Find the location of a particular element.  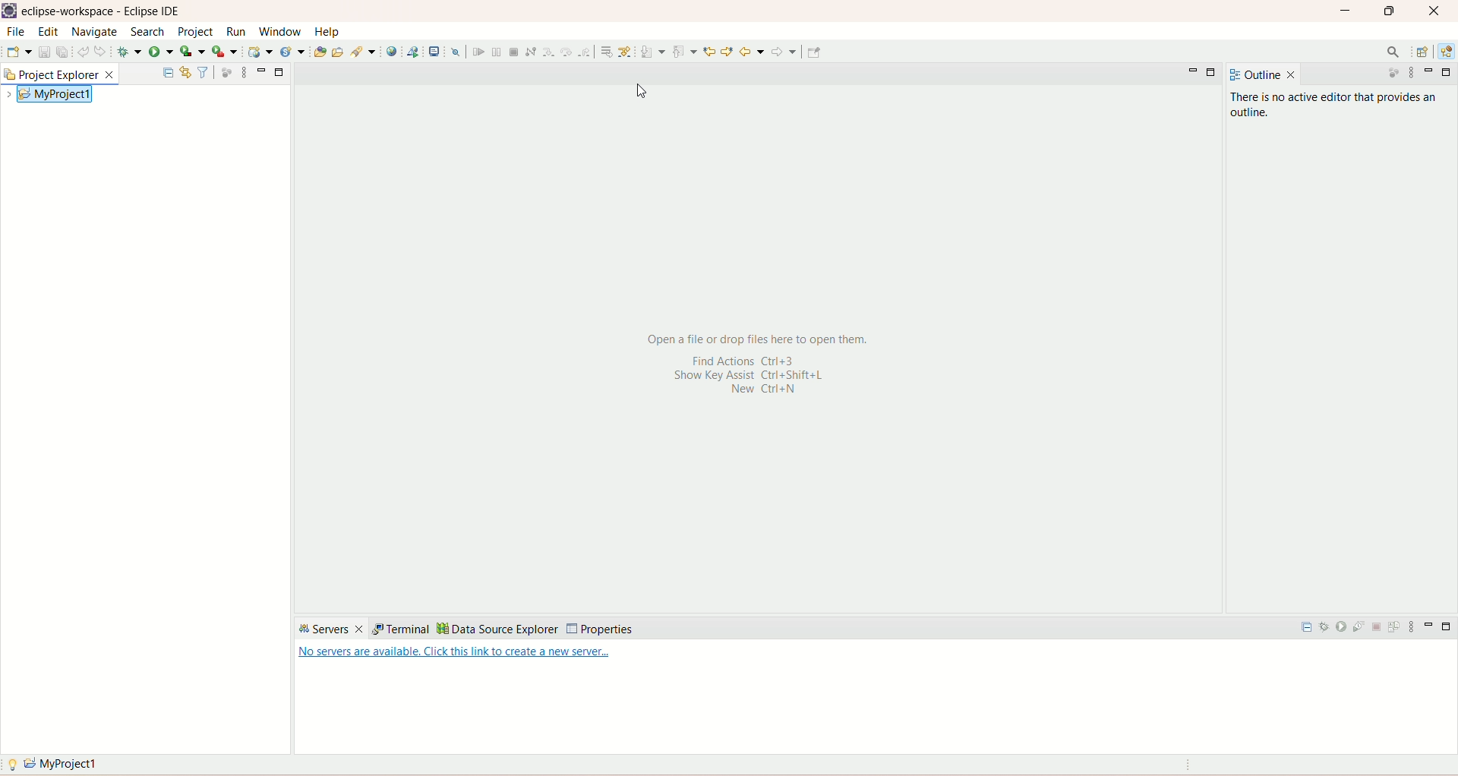

search is located at coordinates (1392, 51).